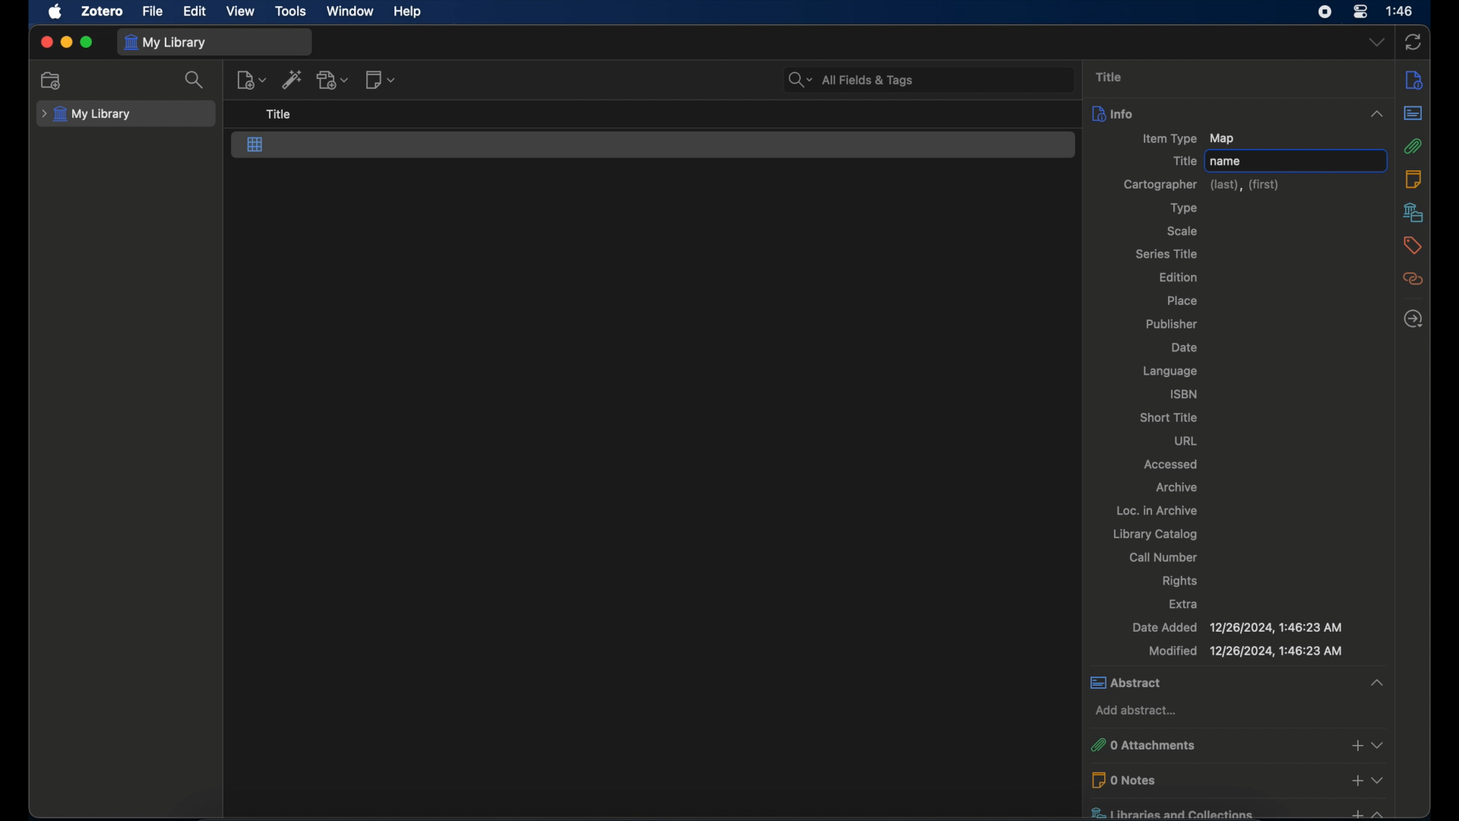  I want to click on call number, so click(1163, 557).